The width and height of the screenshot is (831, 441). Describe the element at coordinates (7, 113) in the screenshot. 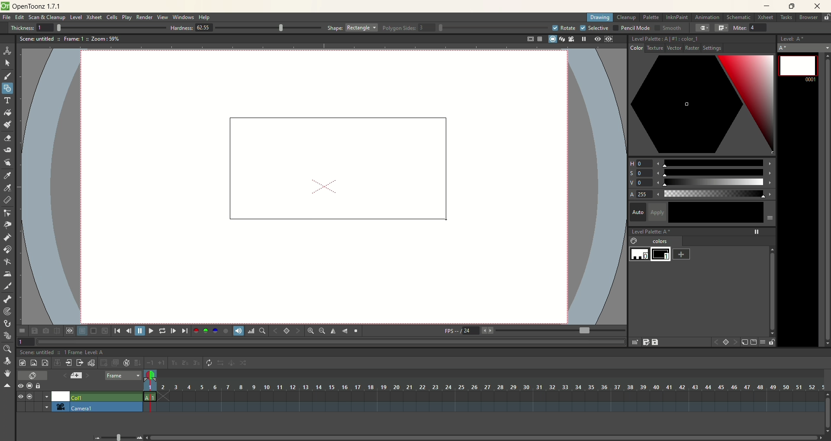

I see `fill tool` at that location.